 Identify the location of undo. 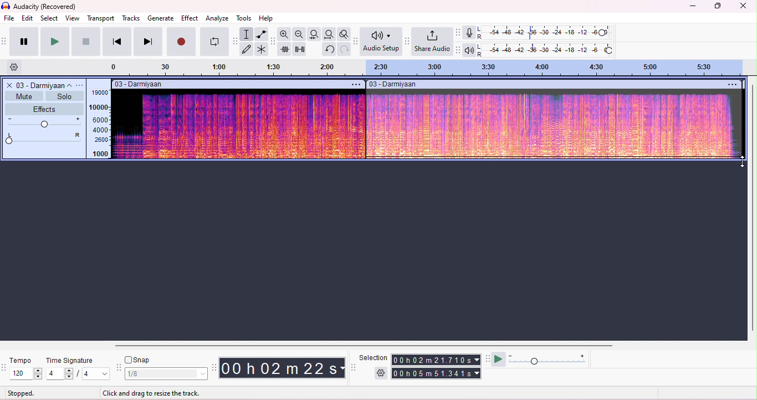
(329, 49).